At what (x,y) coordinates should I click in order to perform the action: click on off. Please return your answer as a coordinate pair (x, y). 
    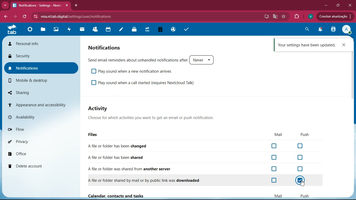
    Looking at the image, I should click on (300, 169).